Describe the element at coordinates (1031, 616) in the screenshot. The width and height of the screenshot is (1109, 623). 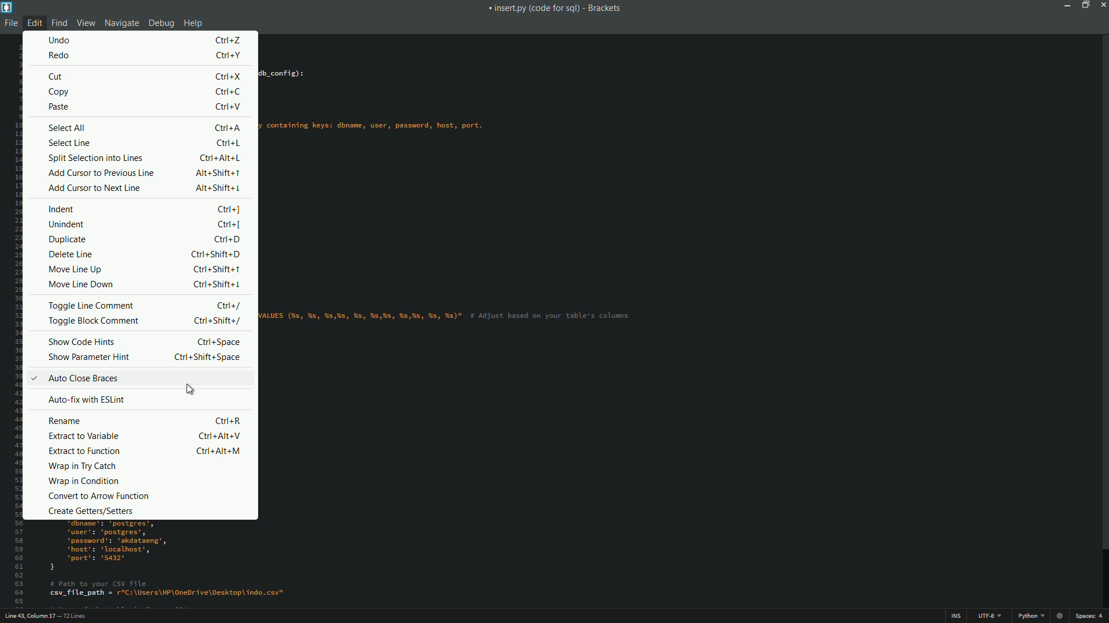
I see `file format` at that location.